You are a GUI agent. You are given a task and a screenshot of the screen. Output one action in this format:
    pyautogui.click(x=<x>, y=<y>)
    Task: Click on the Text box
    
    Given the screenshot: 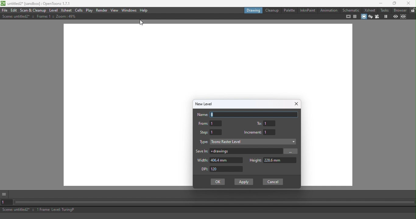 What is the action you would take?
    pyautogui.click(x=254, y=115)
    